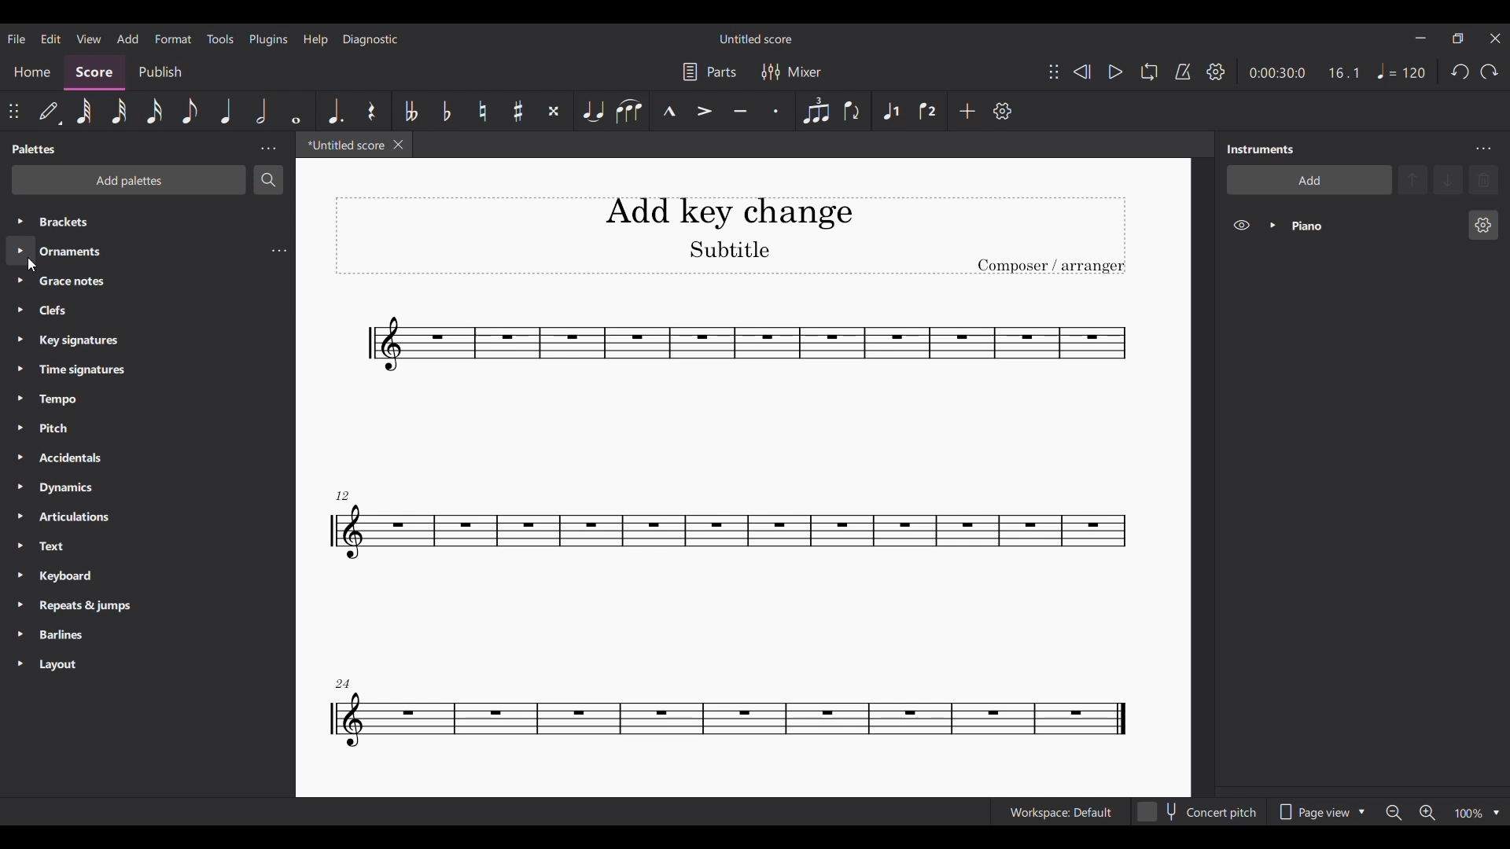 Image resolution: width=1510 pixels, height=849 pixels. I want to click on Toggle for Concert pitch, so click(1199, 812).